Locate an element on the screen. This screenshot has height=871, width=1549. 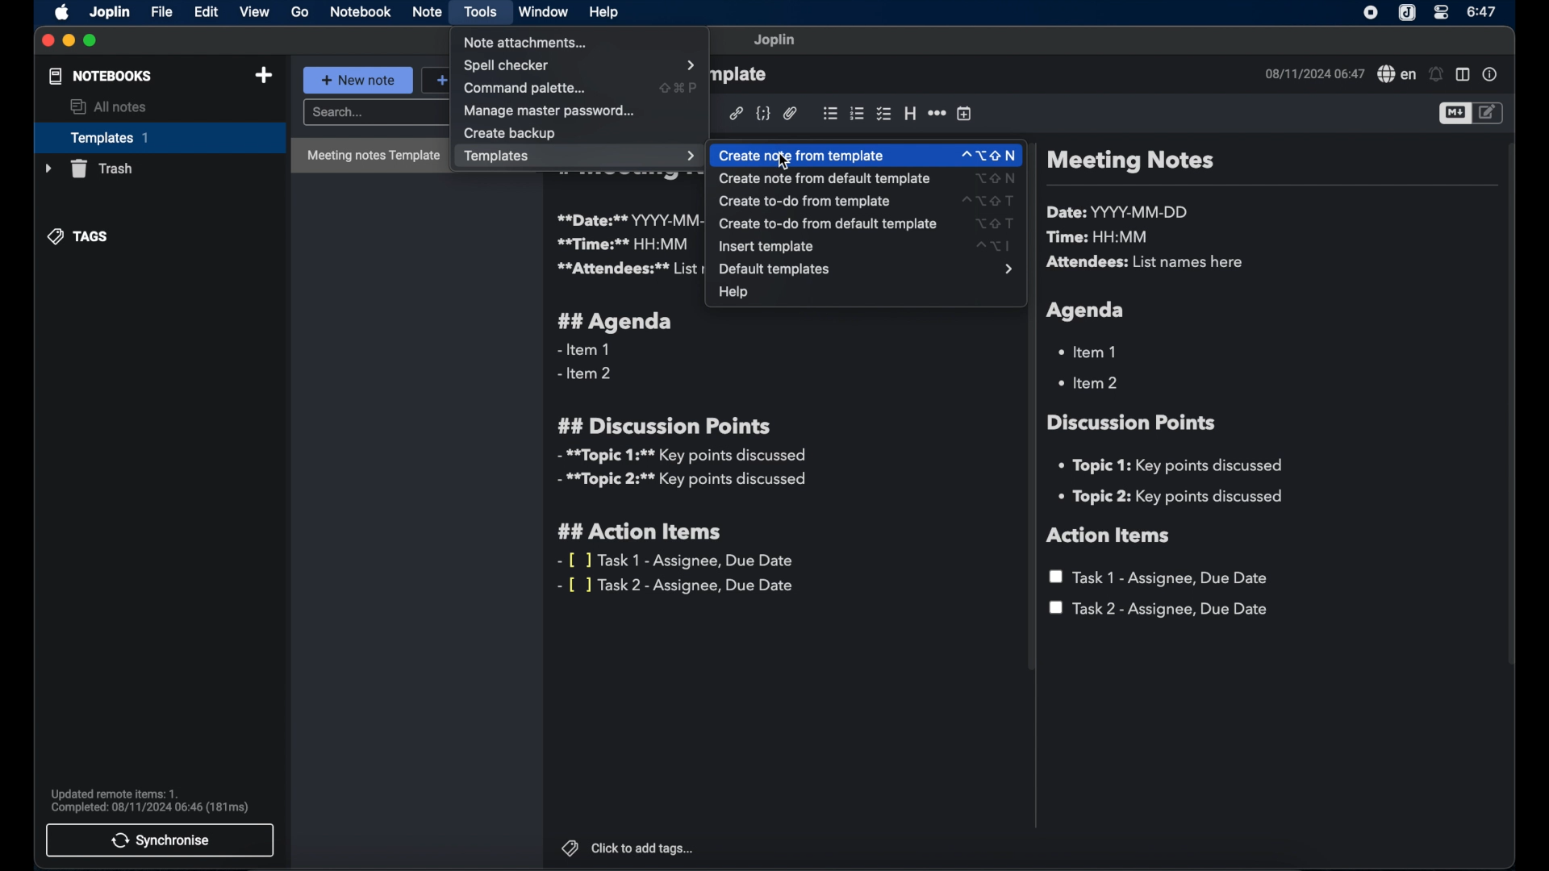
note attachments is located at coordinates (528, 43).